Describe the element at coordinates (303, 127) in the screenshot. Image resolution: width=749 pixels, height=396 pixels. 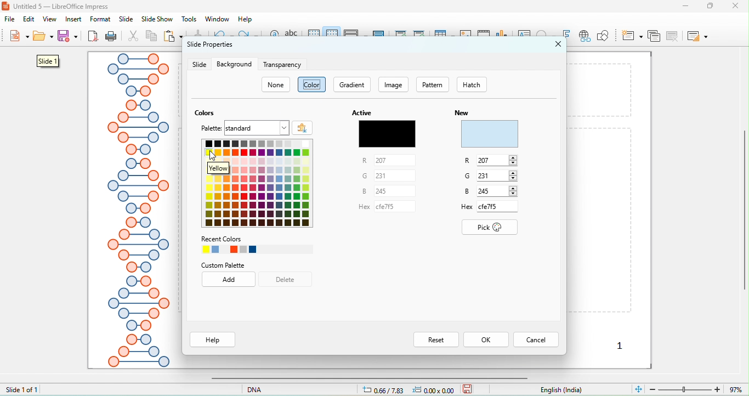
I see `add colors` at that location.